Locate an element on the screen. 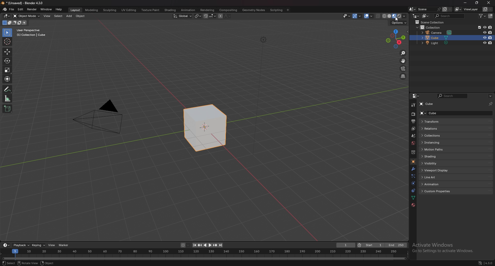 The width and height of the screenshot is (495, 266). proportional editing falloff is located at coordinates (227, 16).